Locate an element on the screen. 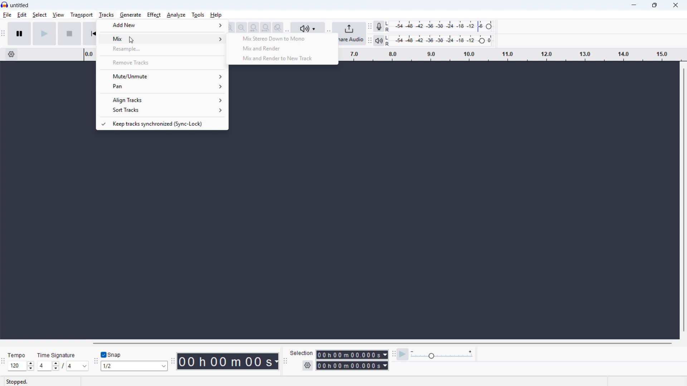  Keep tracks synchronised  is located at coordinates (161, 124).